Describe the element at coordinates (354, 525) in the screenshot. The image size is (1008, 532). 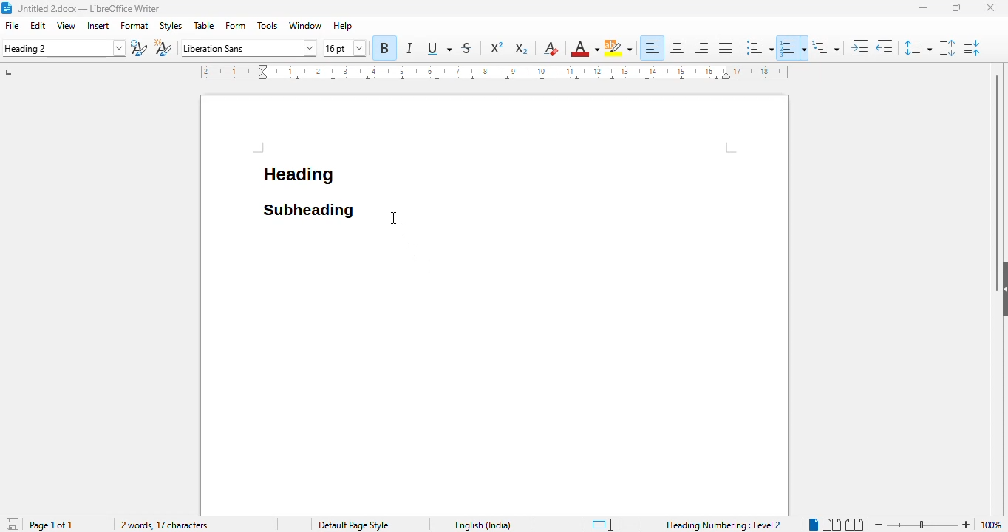
I see `page style` at that location.